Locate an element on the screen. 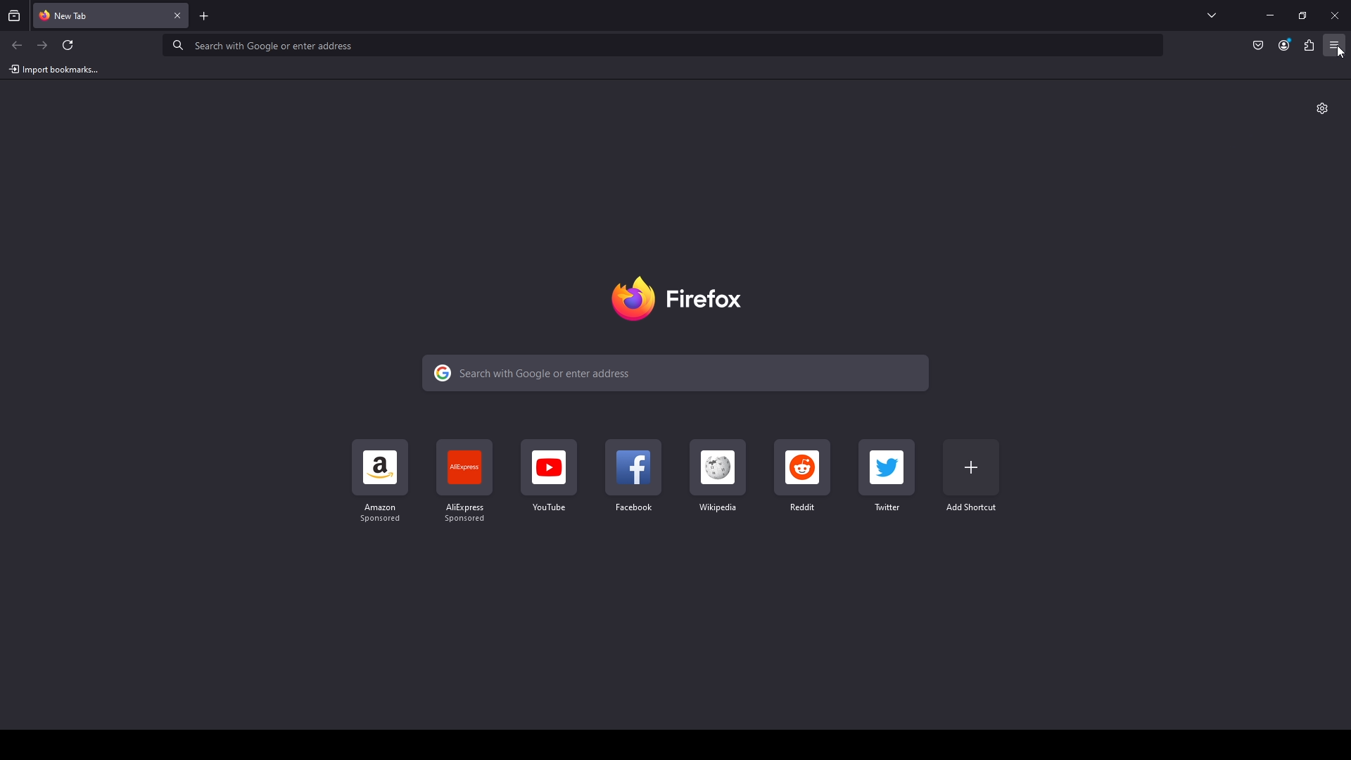 The height and width of the screenshot is (760, 1351). New Tab is located at coordinates (99, 14).